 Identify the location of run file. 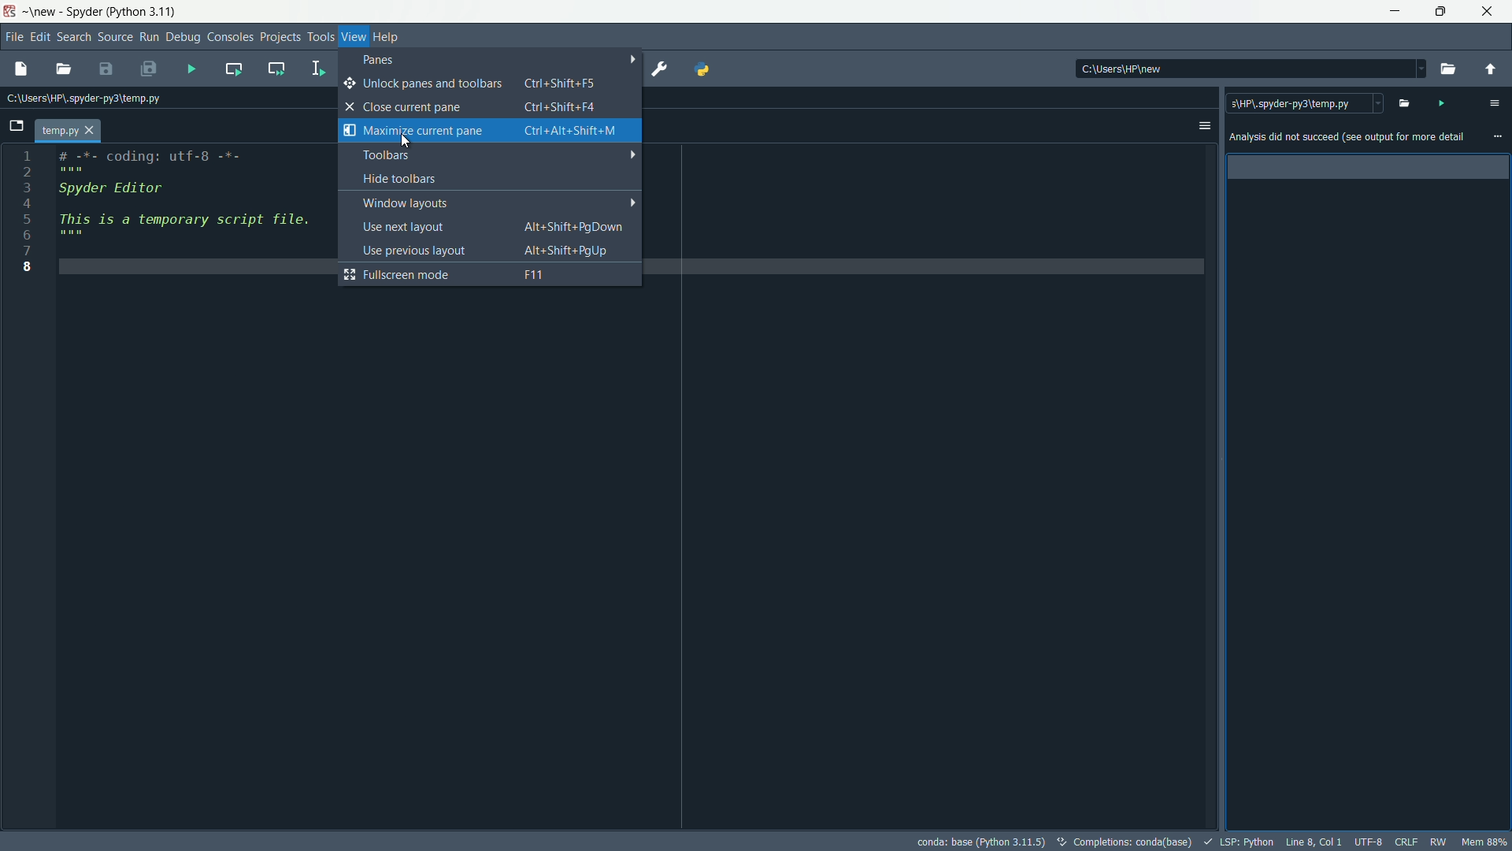
(1445, 102).